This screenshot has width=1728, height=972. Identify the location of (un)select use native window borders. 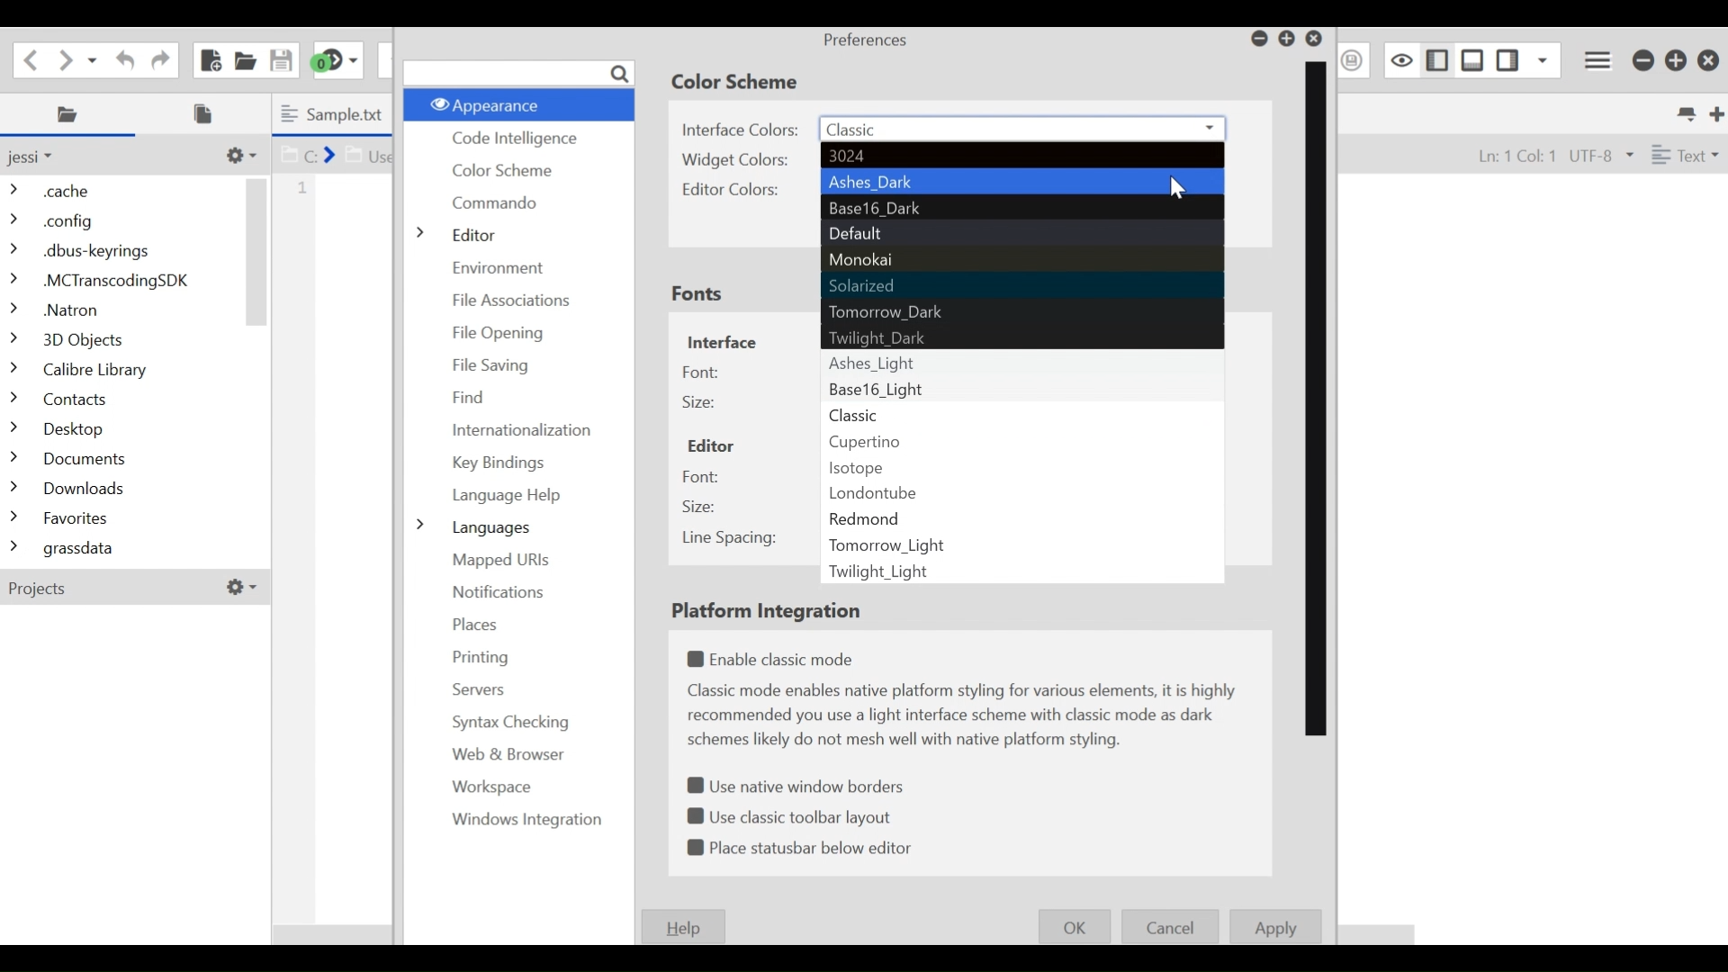
(801, 783).